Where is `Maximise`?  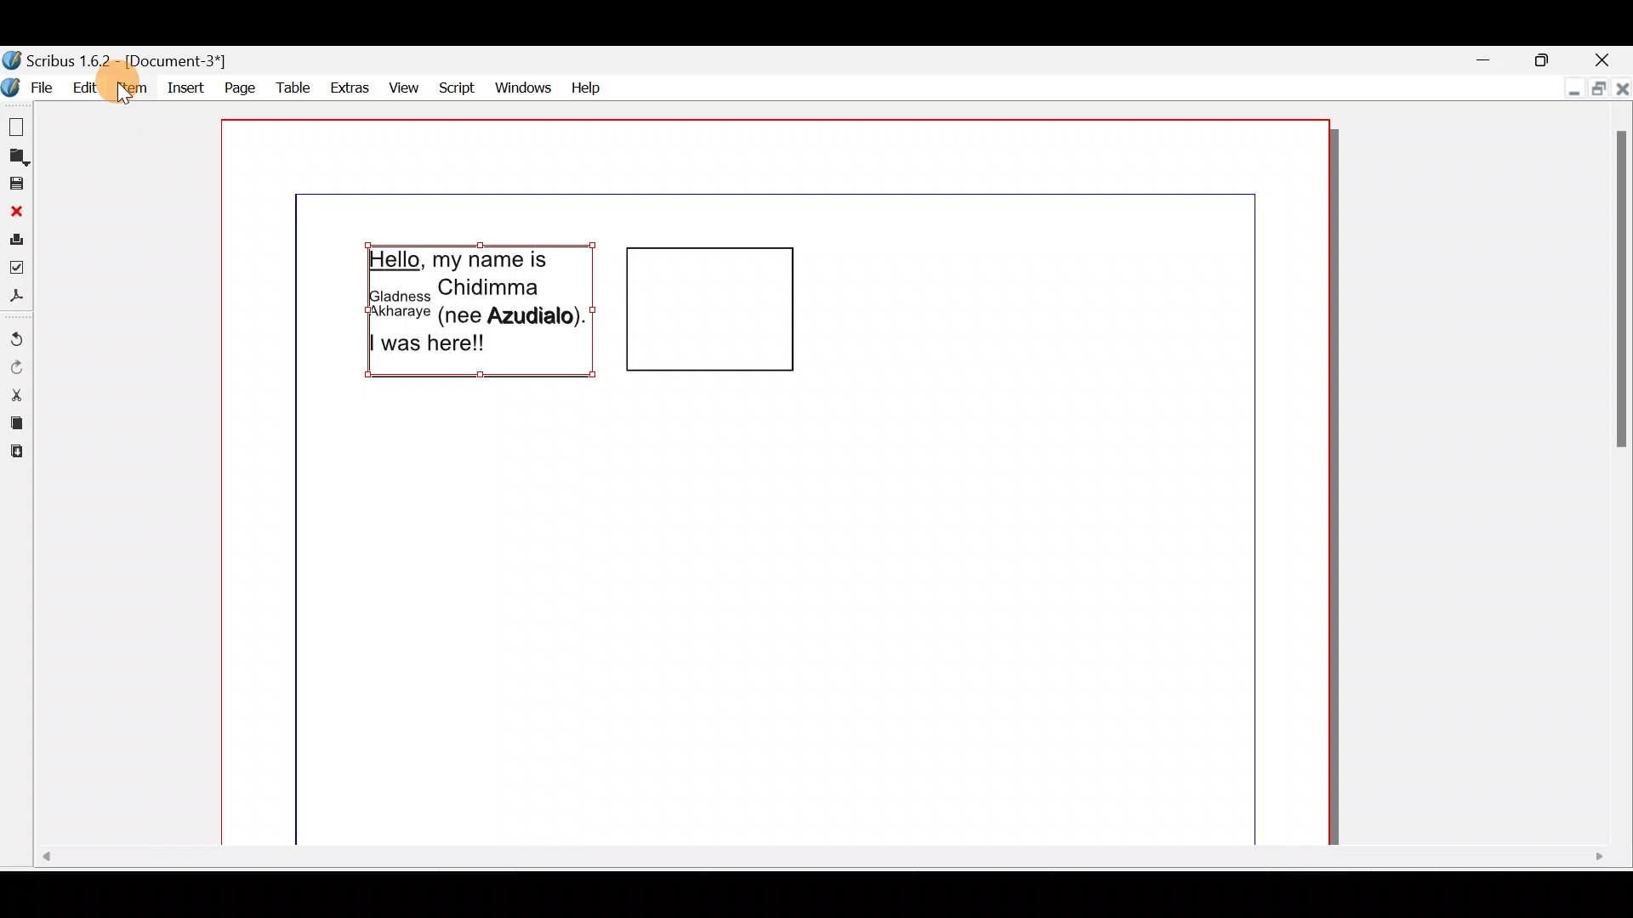
Maximise is located at coordinates (1545, 57).